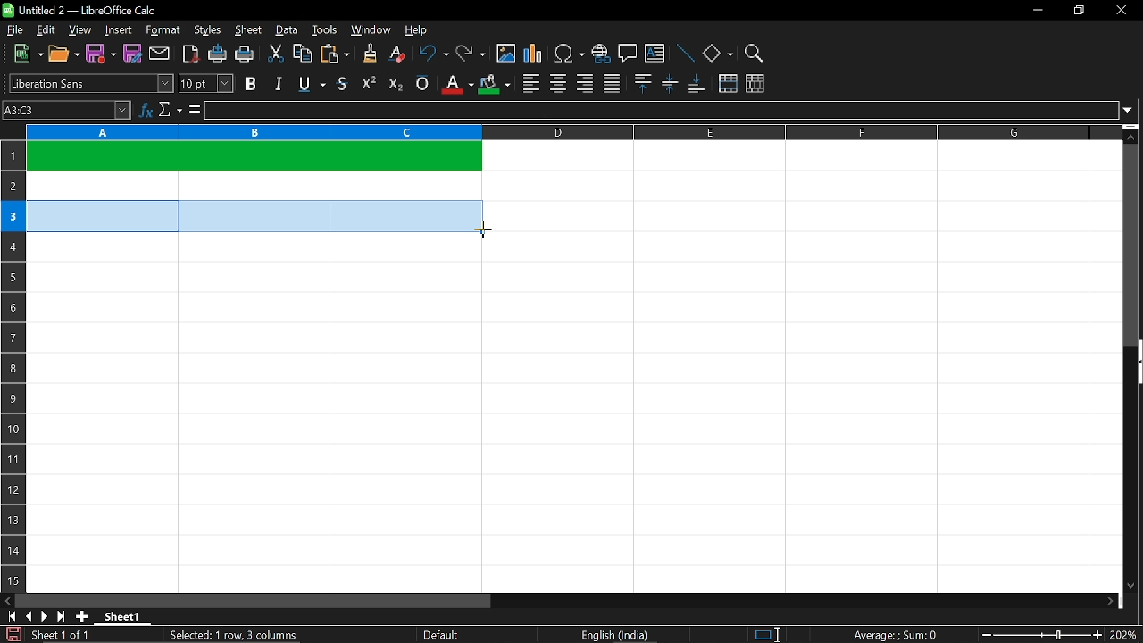  What do you see at coordinates (534, 54) in the screenshot?
I see `insert chart` at bounding box center [534, 54].